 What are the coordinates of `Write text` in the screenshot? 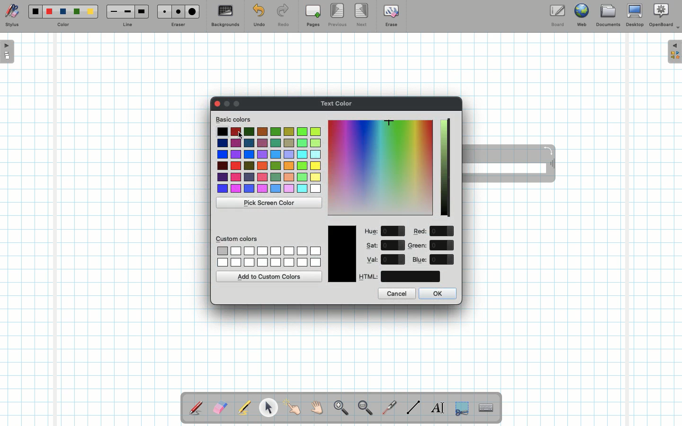 It's located at (439, 406).